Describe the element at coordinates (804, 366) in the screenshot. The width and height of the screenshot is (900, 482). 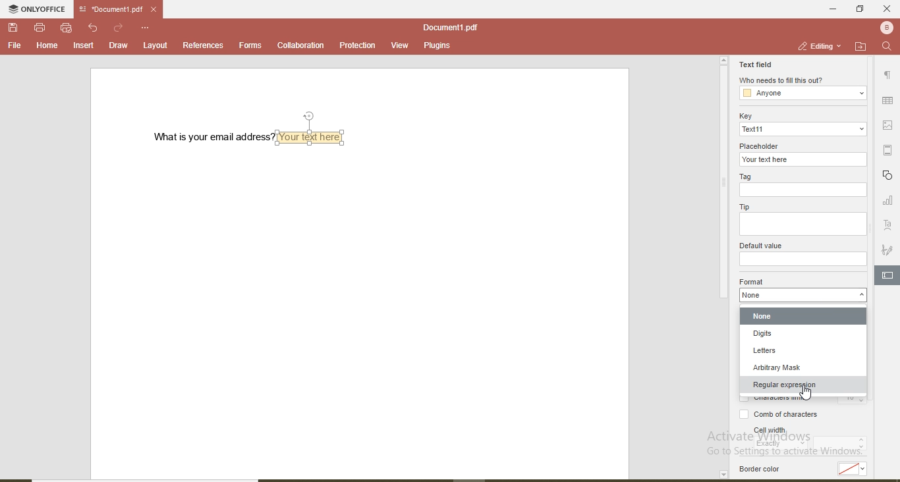
I see `Arbitrary Mask` at that location.